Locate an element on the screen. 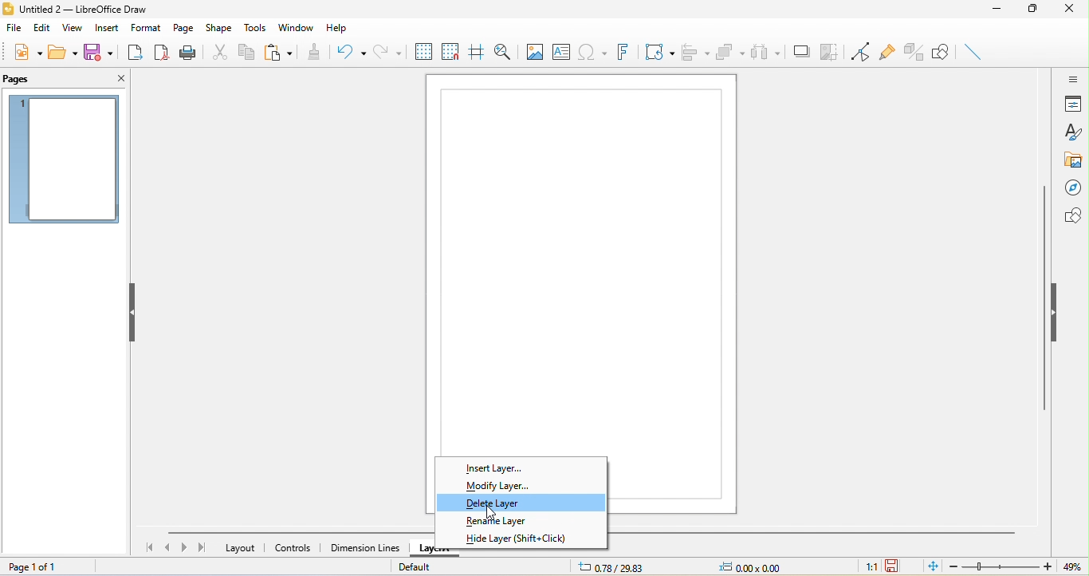  image is located at coordinates (534, 53).